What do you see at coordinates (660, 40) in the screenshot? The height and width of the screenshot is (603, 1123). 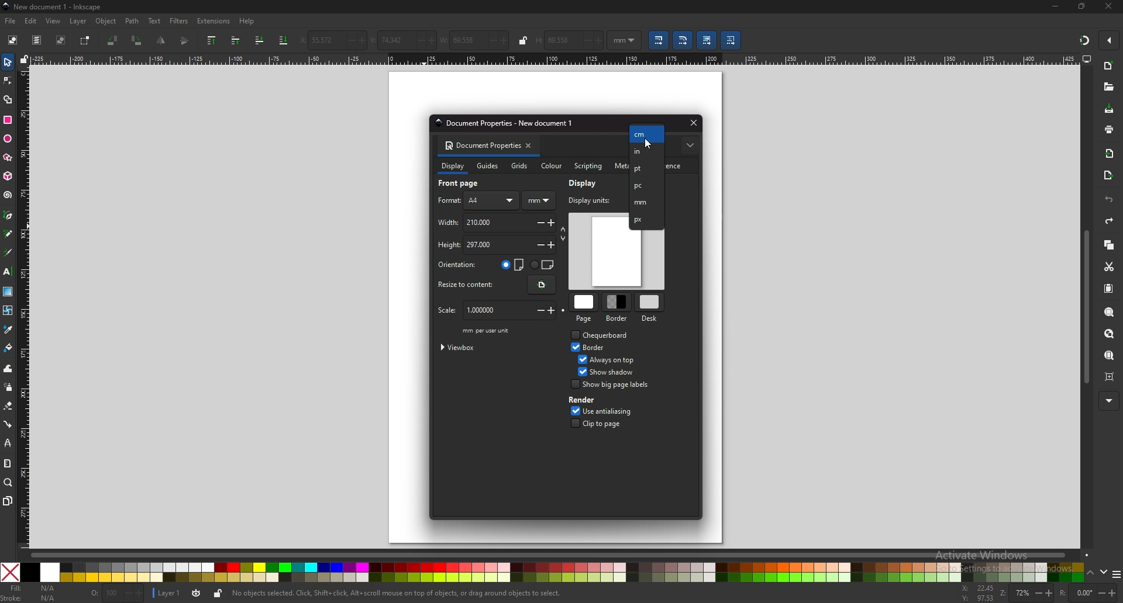 I see `scale stroke` at bounding box center [660, 40].